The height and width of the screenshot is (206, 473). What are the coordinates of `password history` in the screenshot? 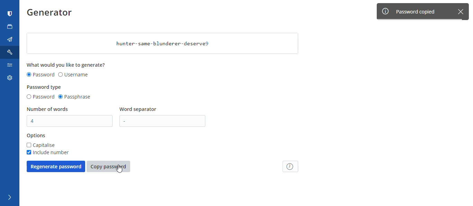 It's located at (291, 166).